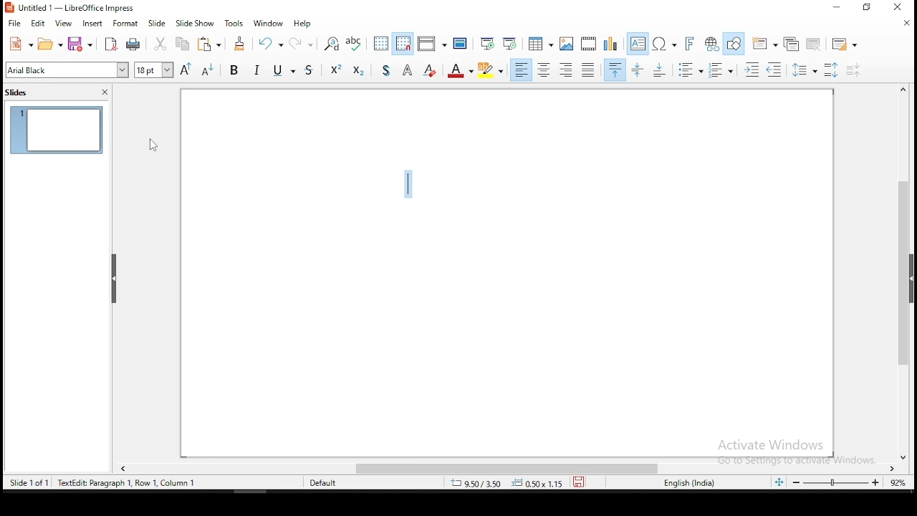 The height and width of the screenshot is (516, 917). Describe the element at coordinates (430, 69) in the screenshot. I see `Erase style` at that location.